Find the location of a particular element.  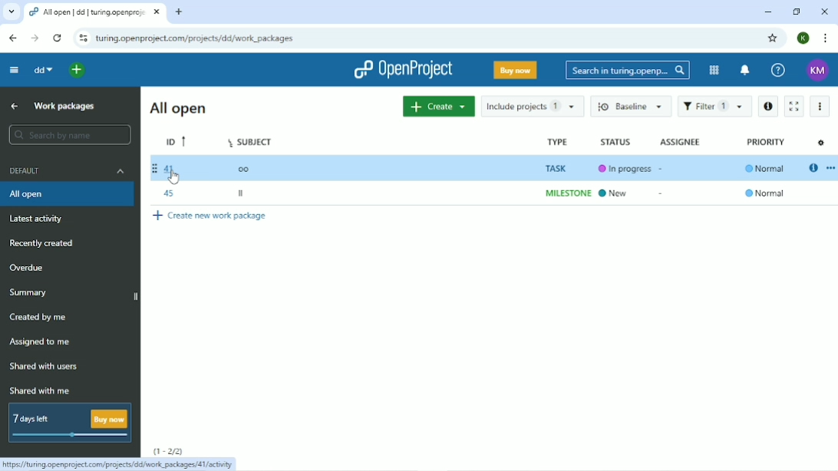

Reload this page is located at coordinates (58, 38).